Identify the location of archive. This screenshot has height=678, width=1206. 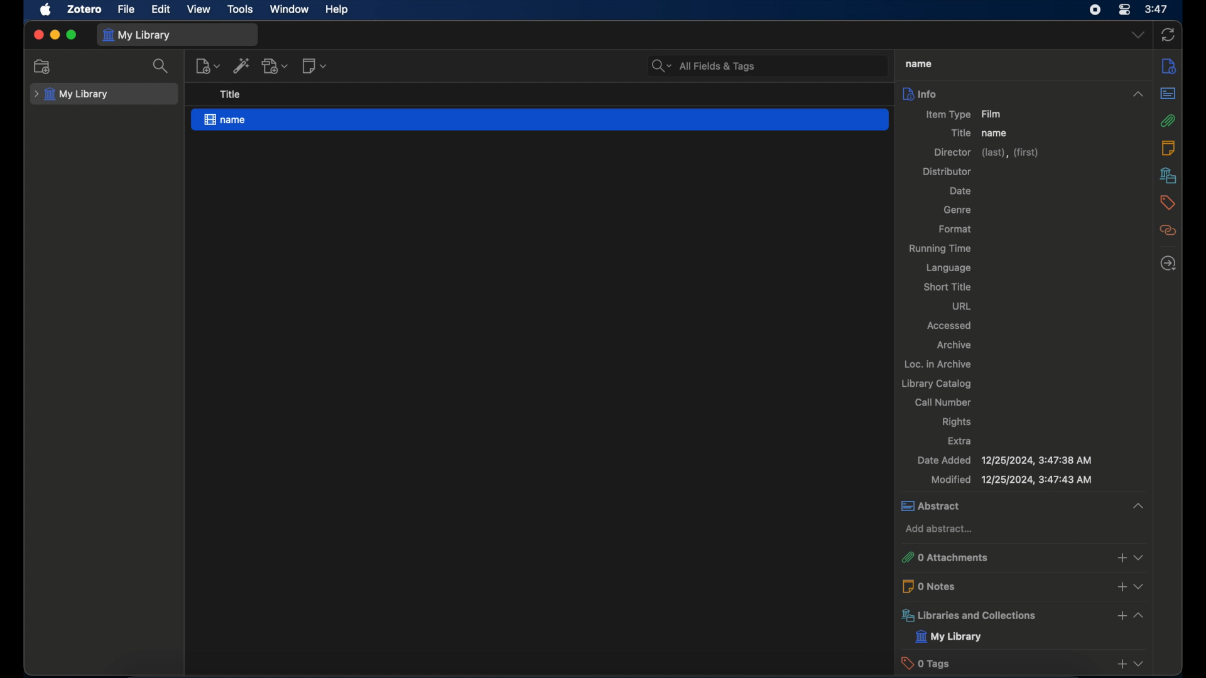
(953, 345).